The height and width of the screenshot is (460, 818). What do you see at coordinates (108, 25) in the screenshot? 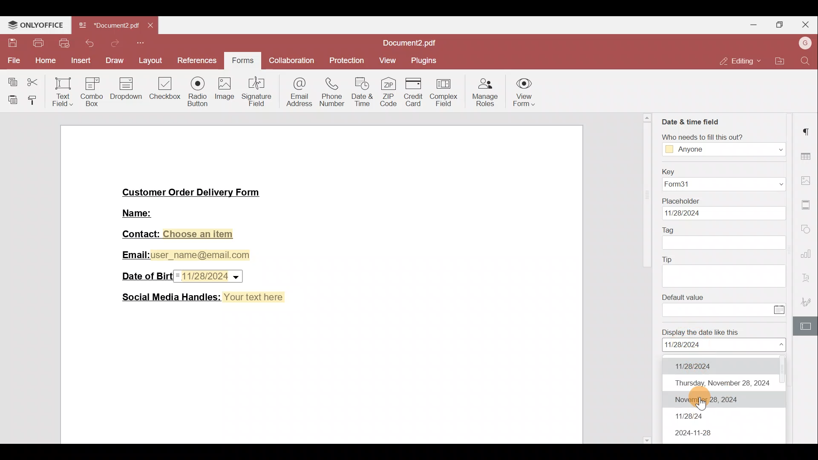
I see `Document2.pdf` at bounding box center [108, 25].